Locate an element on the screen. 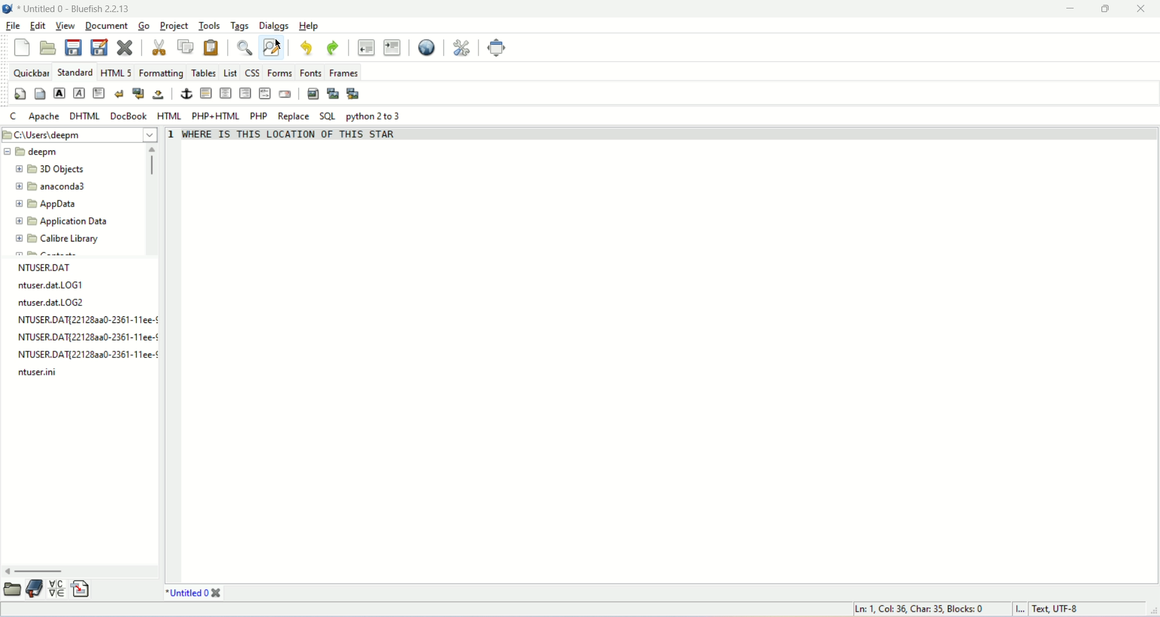 The width and height of the screenshot is (1160, 617). anchor is located at coordinates (185, 94).